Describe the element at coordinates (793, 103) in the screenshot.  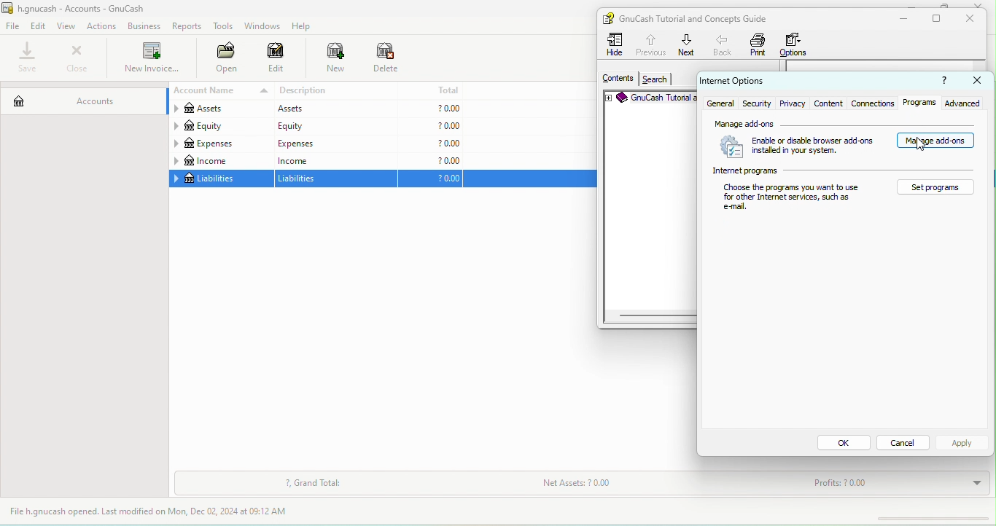
I see `privacy` at that location.